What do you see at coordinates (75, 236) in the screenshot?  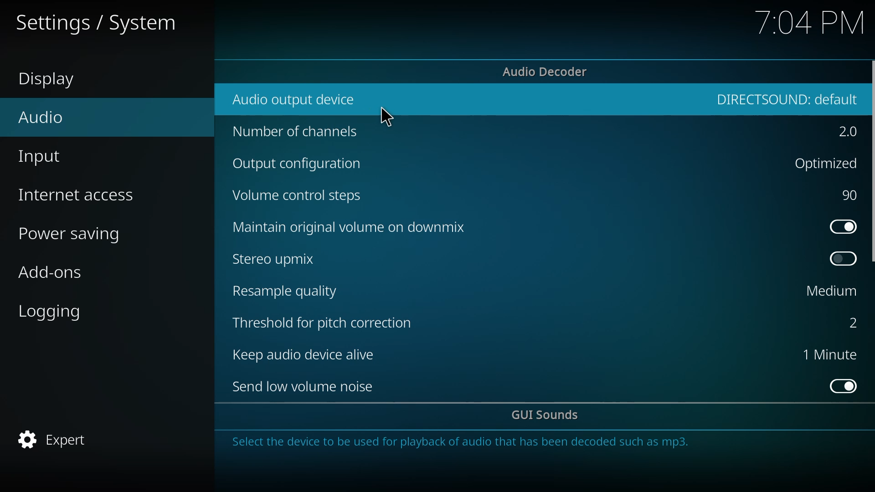 I see `power saving` at bounding box center [75, 236].